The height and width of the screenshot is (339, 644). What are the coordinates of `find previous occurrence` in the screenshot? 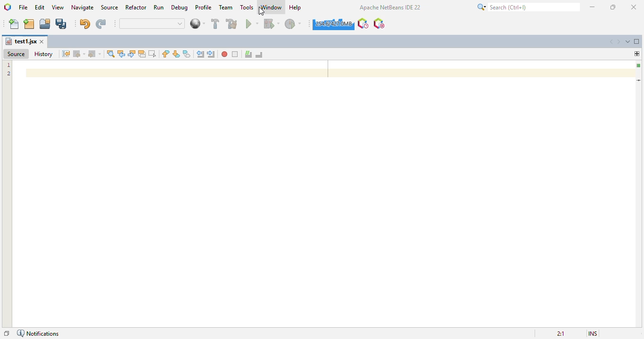 It's located at (122, 54).